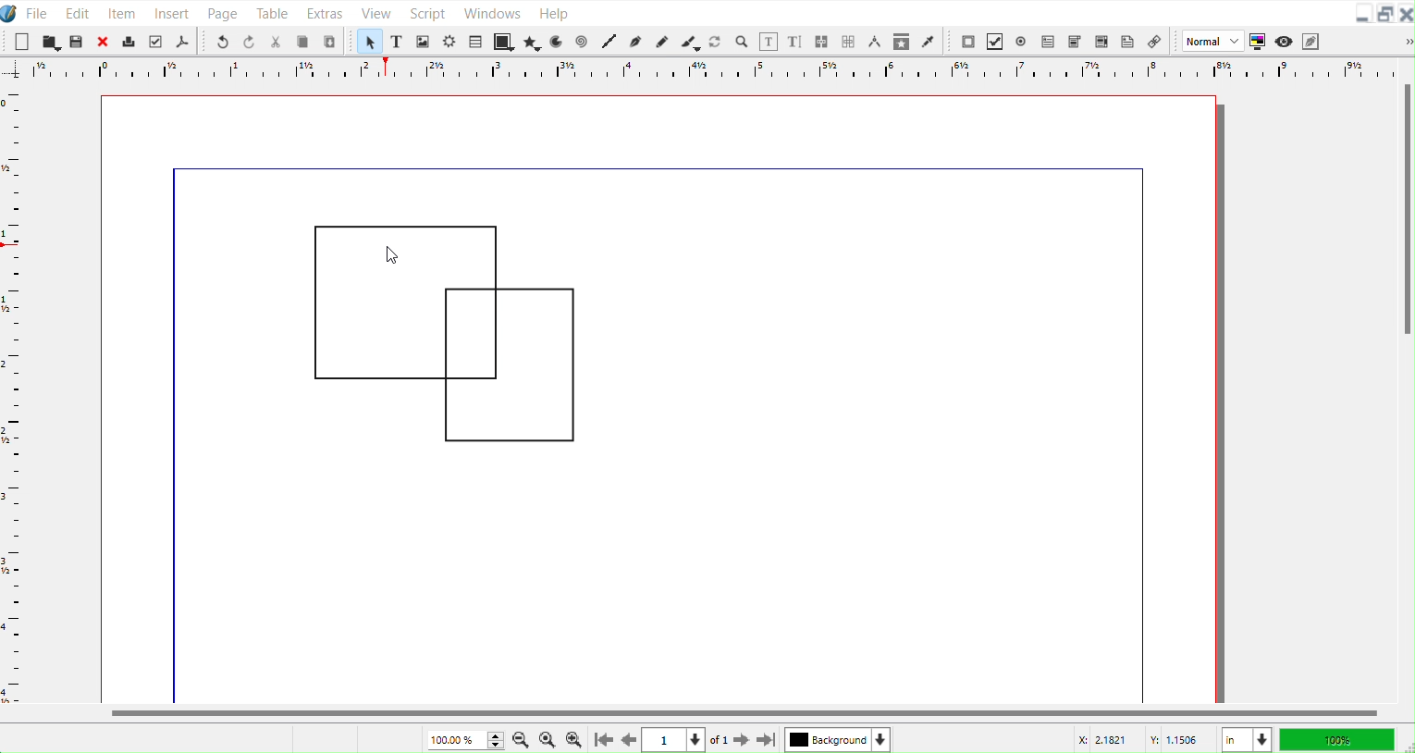  I want to click on Polygon, so click(533, 43).